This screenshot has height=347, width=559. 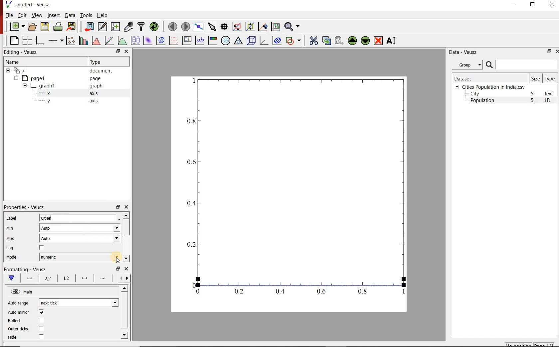 What do you see at coordinates (60, 78) in the screenshot?
I see `page1` at bounding box center [60, 78].